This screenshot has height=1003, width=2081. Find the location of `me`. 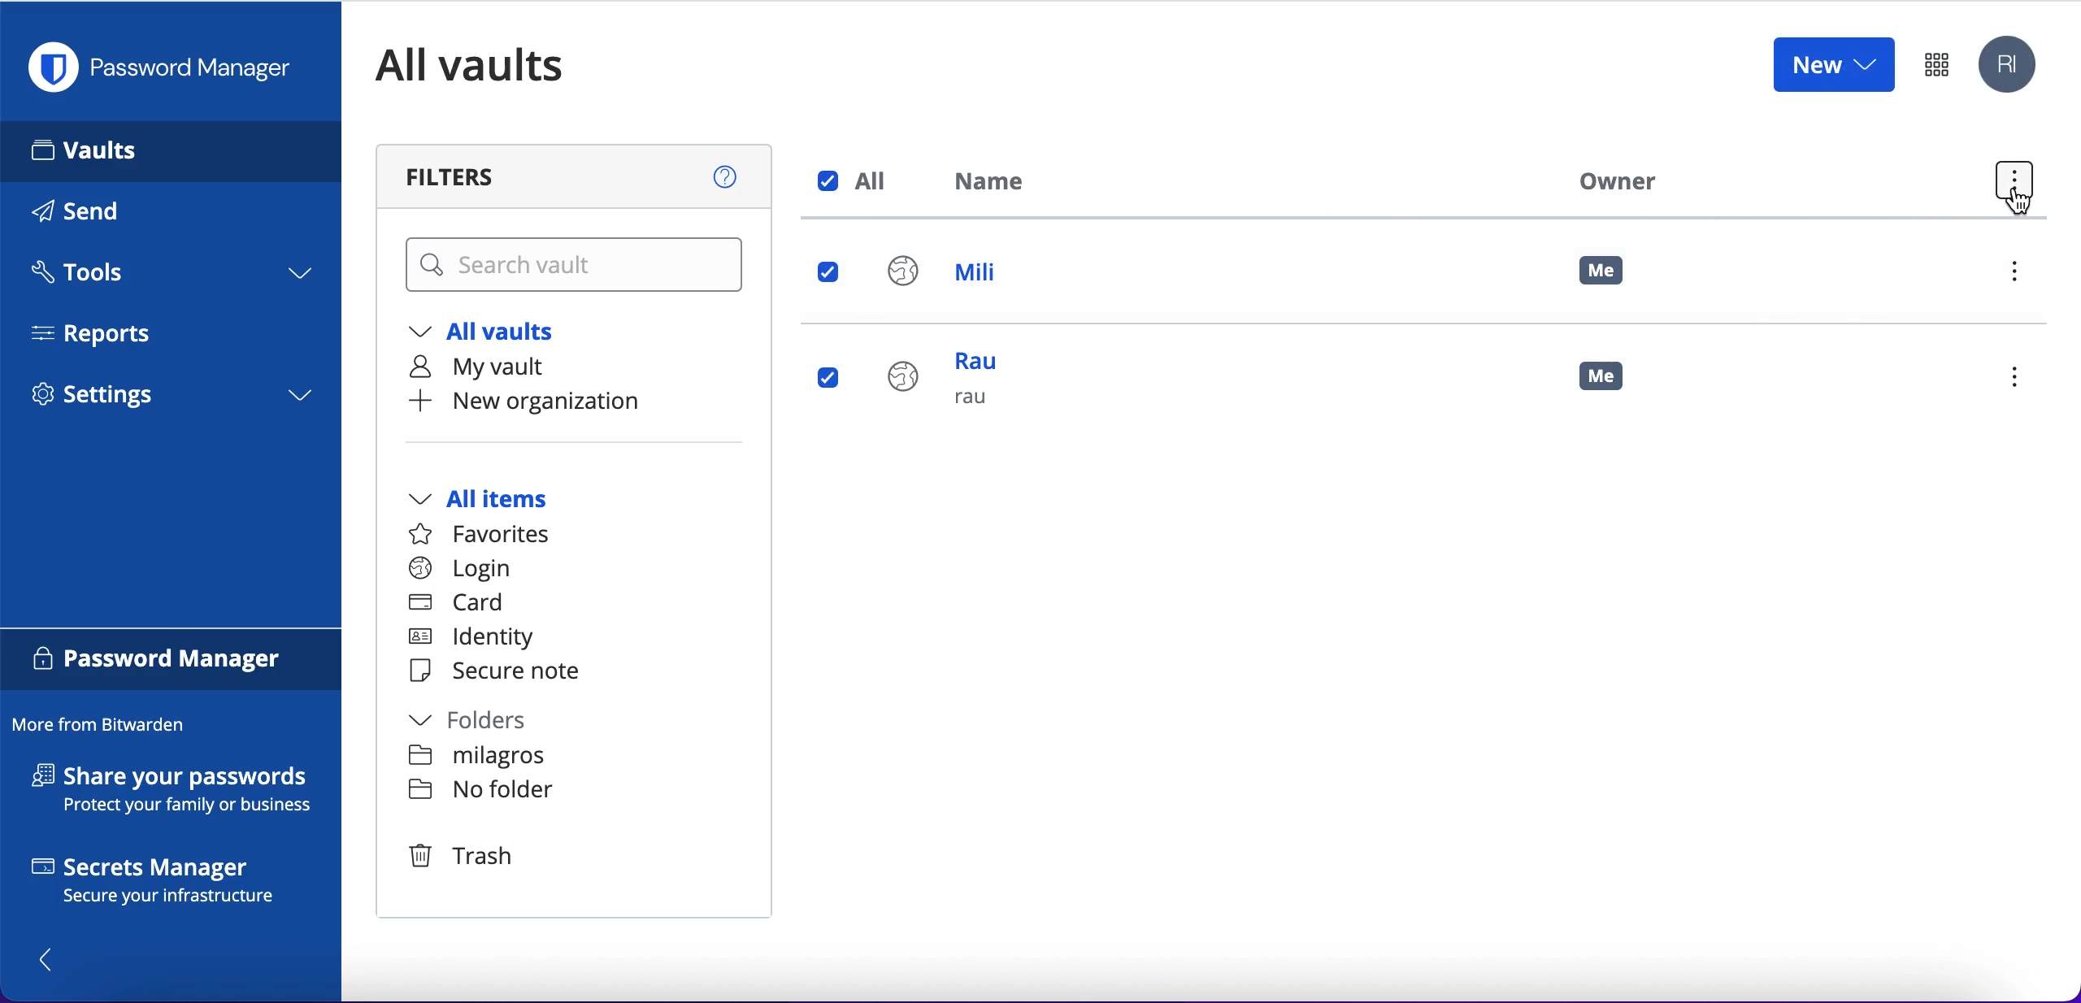

me is located at coordinates (1603, 271).